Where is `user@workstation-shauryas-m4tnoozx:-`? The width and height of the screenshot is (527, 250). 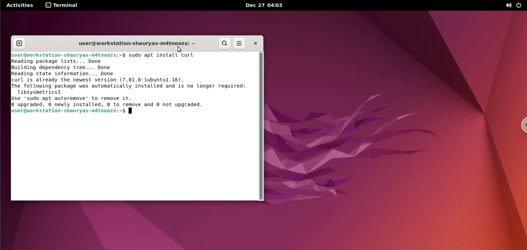
user@workstation-shauryas-m4tnoozx:- is located at coordinates (133, 43).